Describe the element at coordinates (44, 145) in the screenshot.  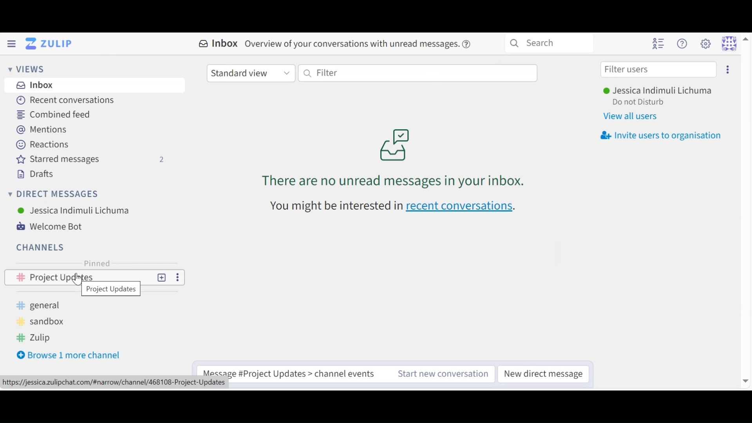
I see `Reactions` at that location.